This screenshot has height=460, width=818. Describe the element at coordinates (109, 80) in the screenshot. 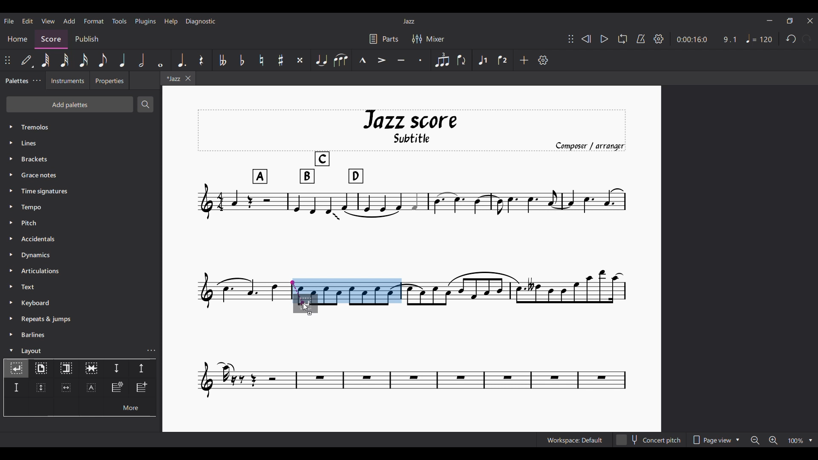

I see `Properties` at that location.